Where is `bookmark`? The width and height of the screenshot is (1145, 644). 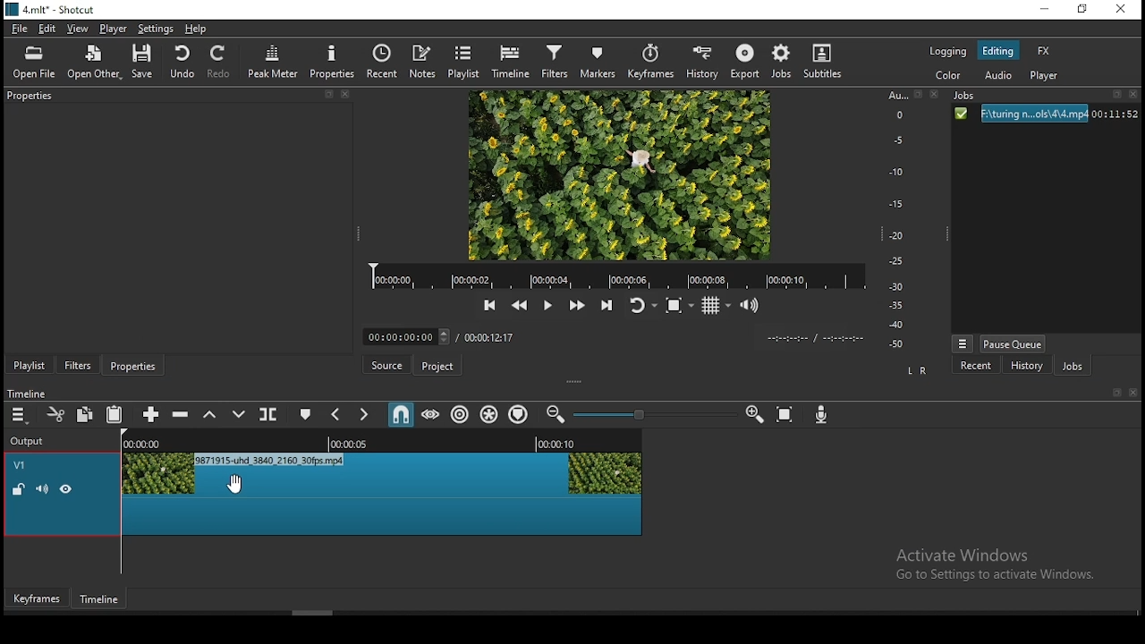 bookmark is located at coordinates (1117, 97).